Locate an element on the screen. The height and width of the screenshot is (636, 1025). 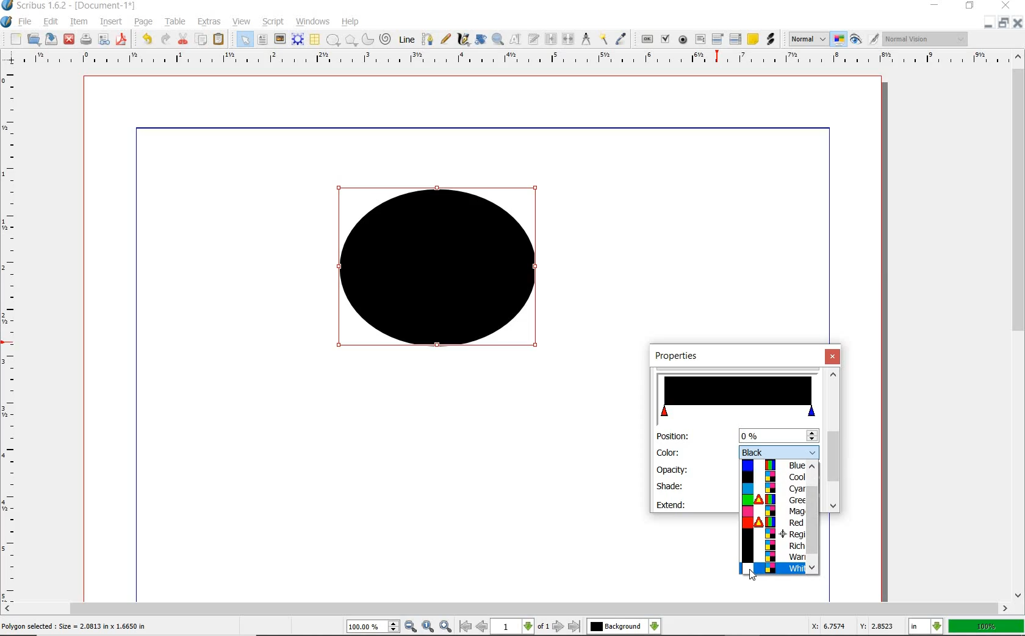
INSERT is located at coordinates (111, 22).